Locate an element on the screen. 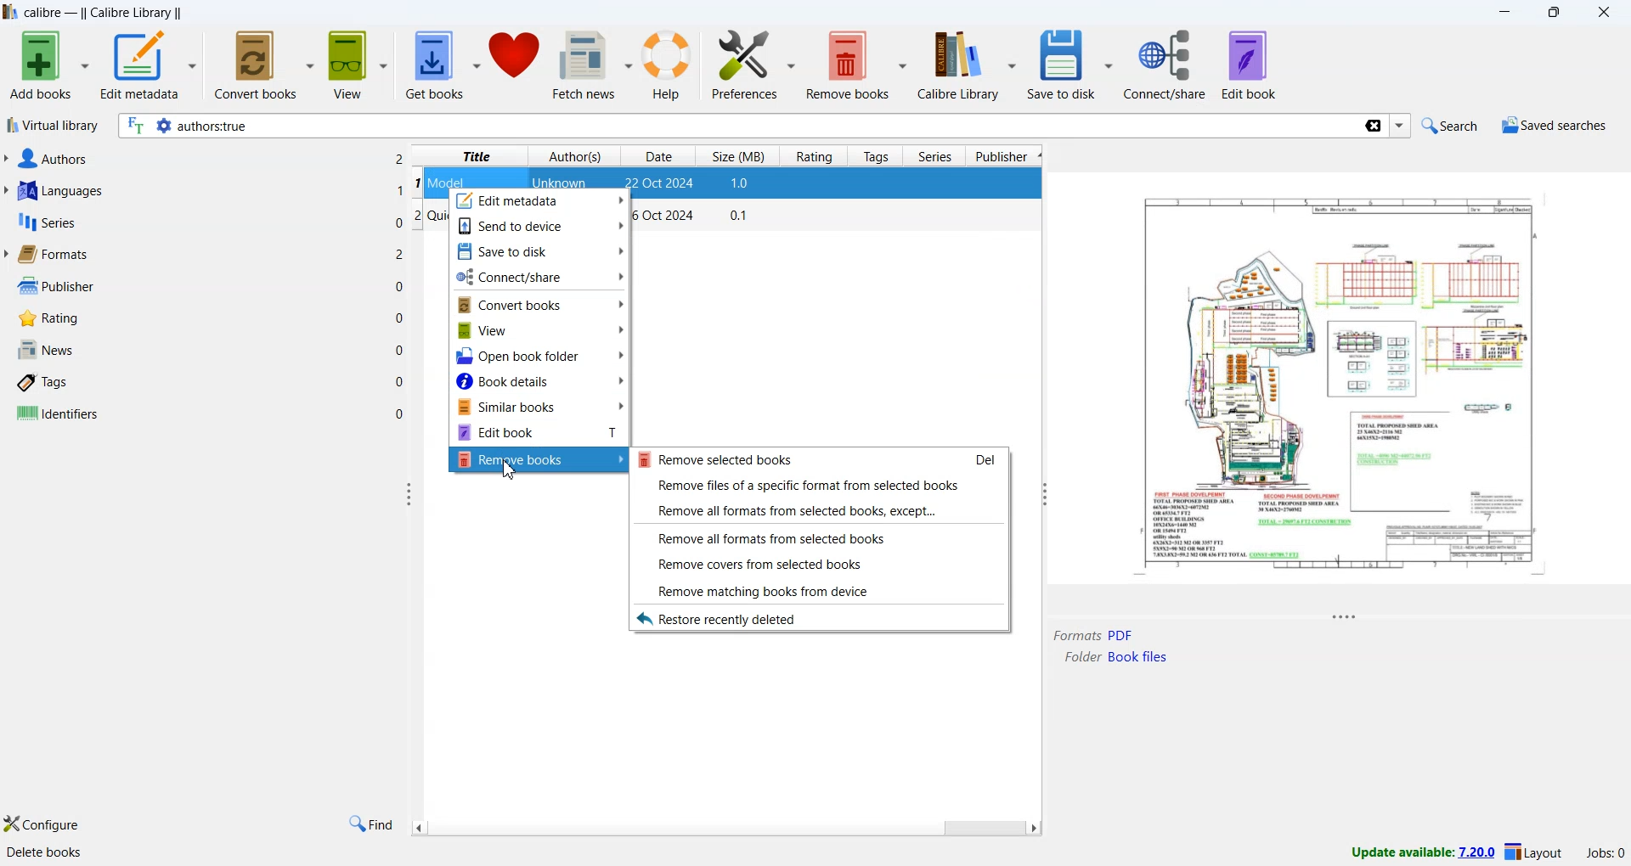  series is located at coordinates (935, 158).